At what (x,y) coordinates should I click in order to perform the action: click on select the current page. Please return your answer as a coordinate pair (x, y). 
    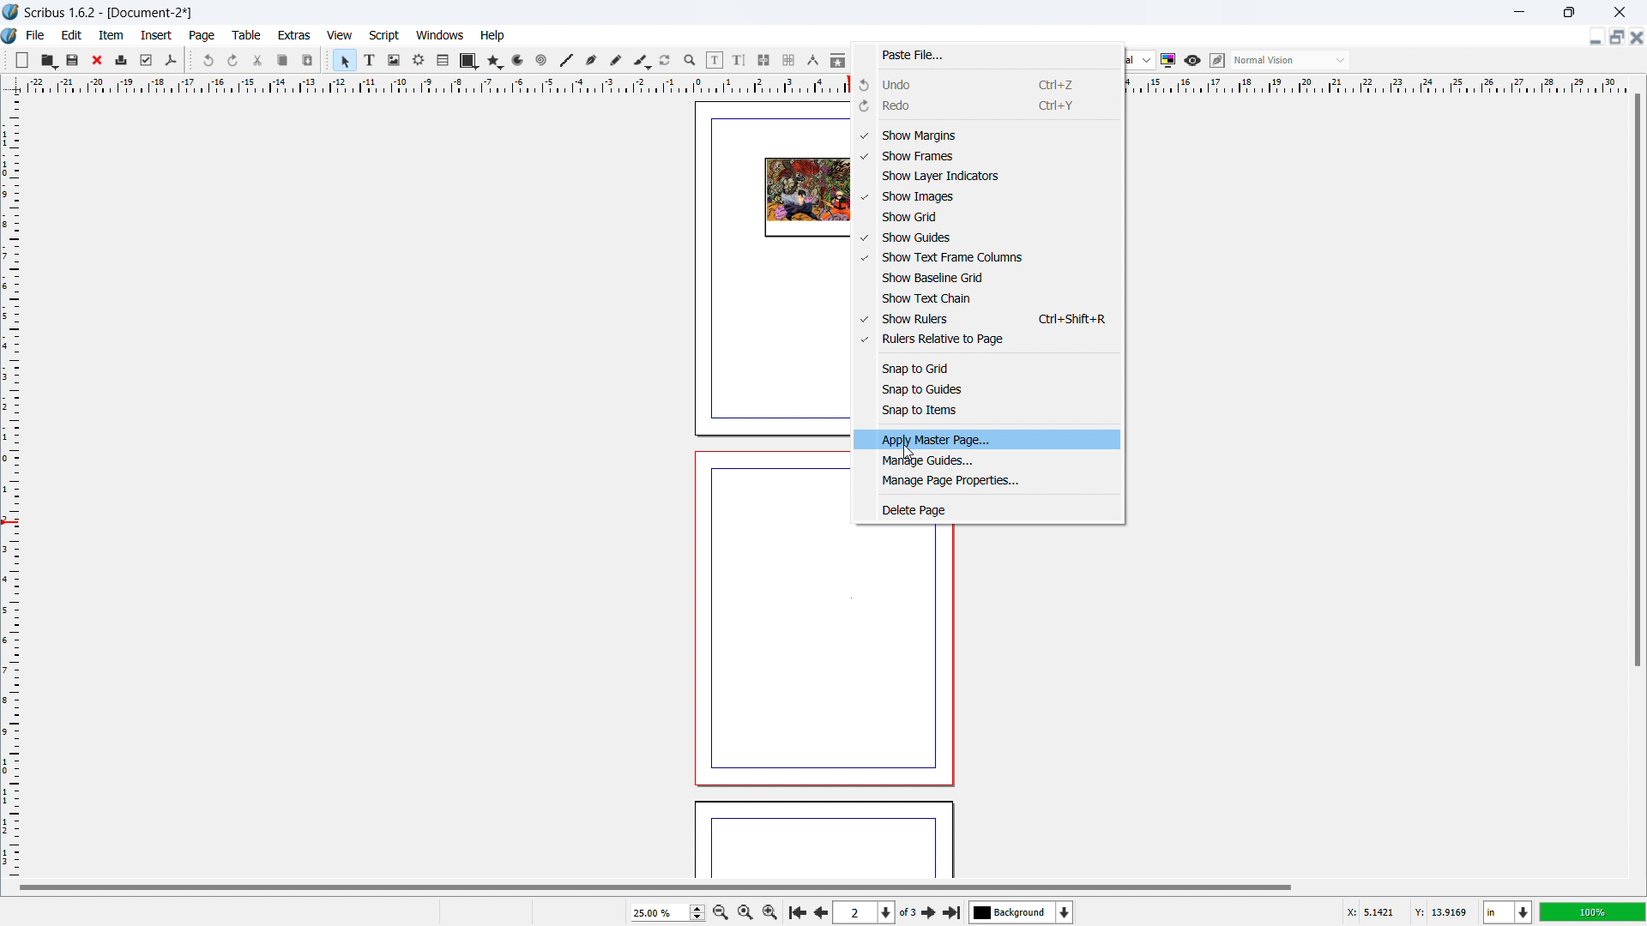
    Looking at the image, I should click on (864, 913).